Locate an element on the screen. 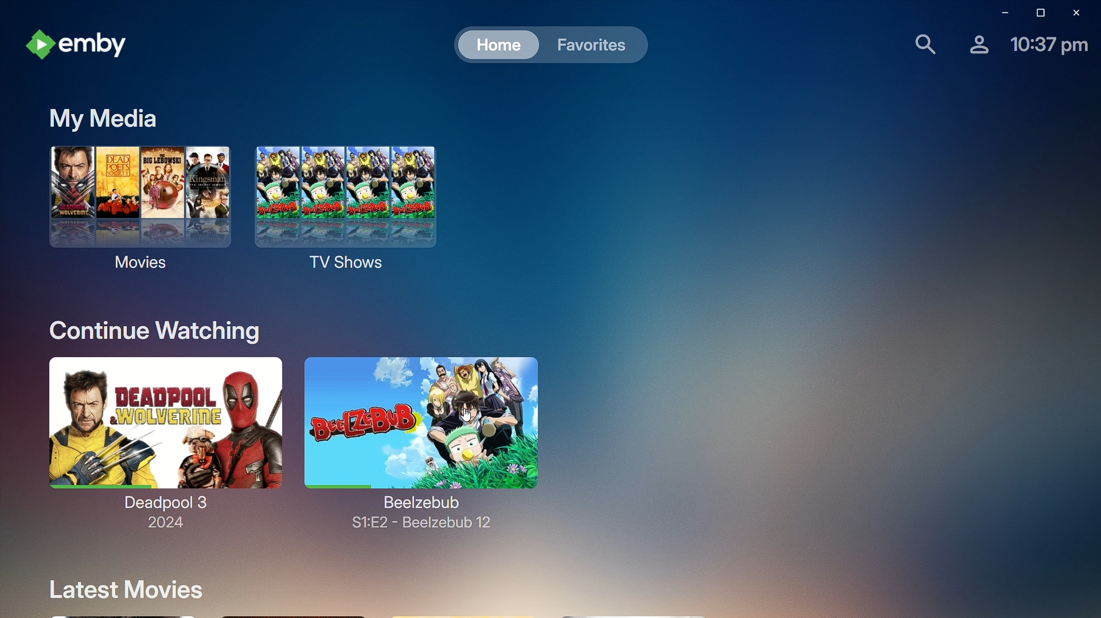 The width and height of the screenshot is (1101, 618). cursor is located at coordinates (467, 414).